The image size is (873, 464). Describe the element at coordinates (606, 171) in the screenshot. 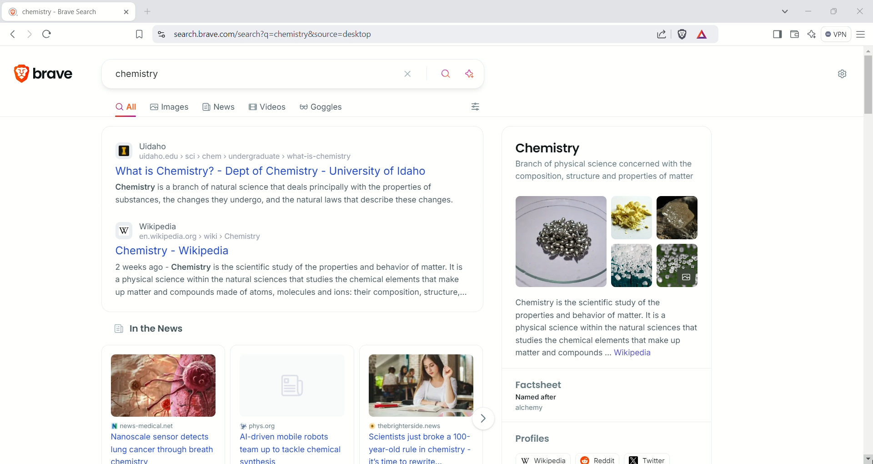

I see `branch of physical science concerned with the composition, structure and properties of matter` at that location.